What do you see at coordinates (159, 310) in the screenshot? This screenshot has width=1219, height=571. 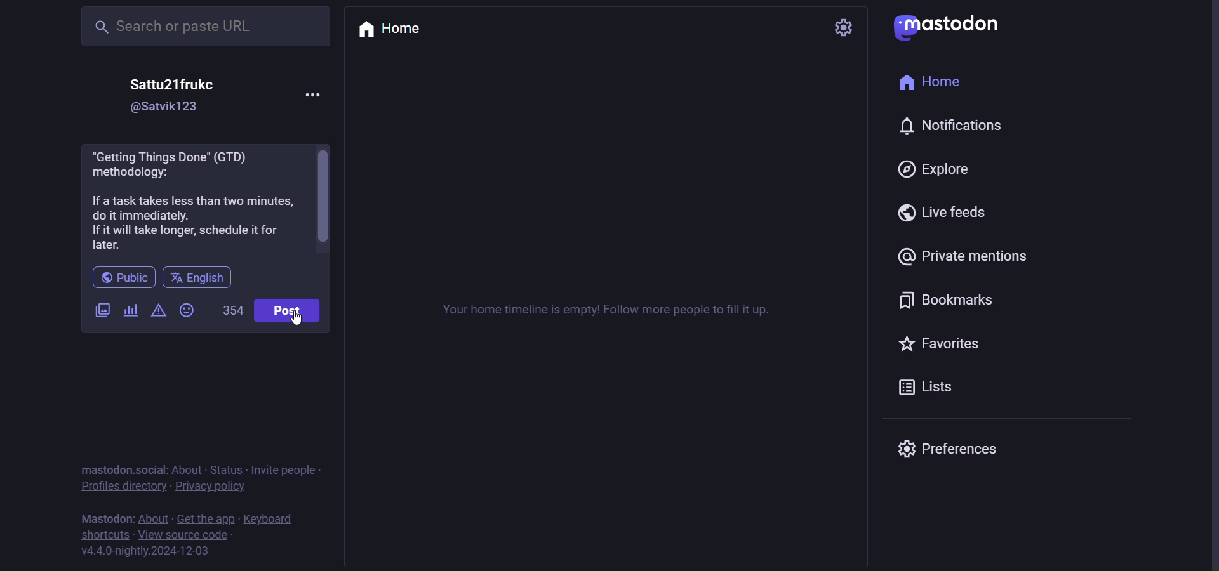 I see `content warning` at bounding box center [159, 310].